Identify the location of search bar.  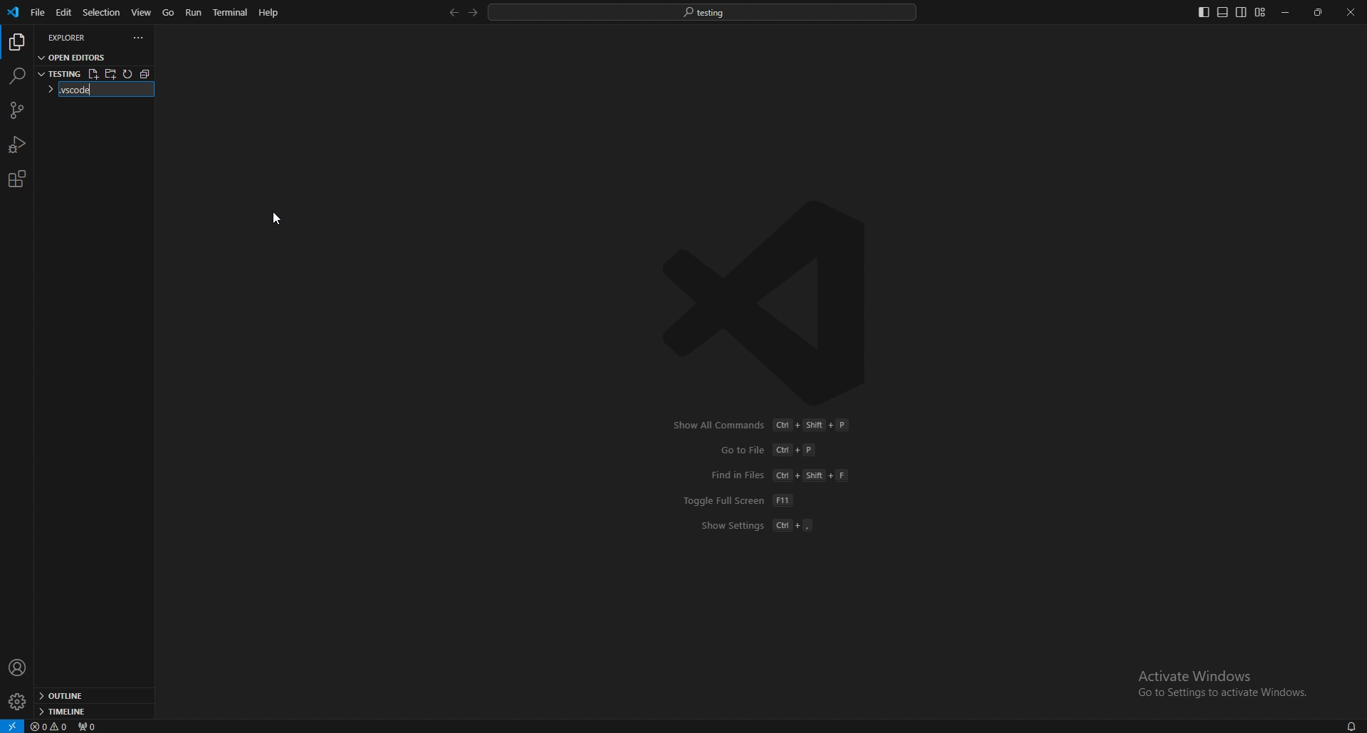
(703, 11).